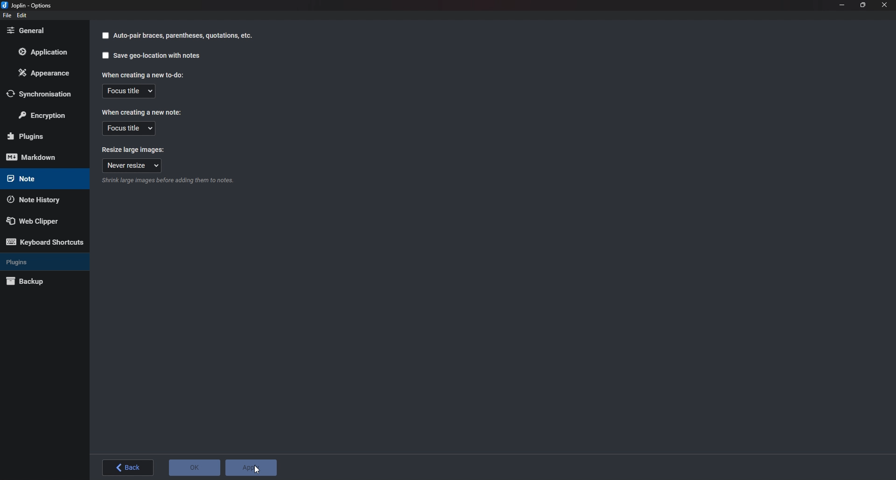 The width and height of the screenshot is (896, 480). Describe the element at coordinates (842, 6) in the screenshot. I see `Minimize` at that location.